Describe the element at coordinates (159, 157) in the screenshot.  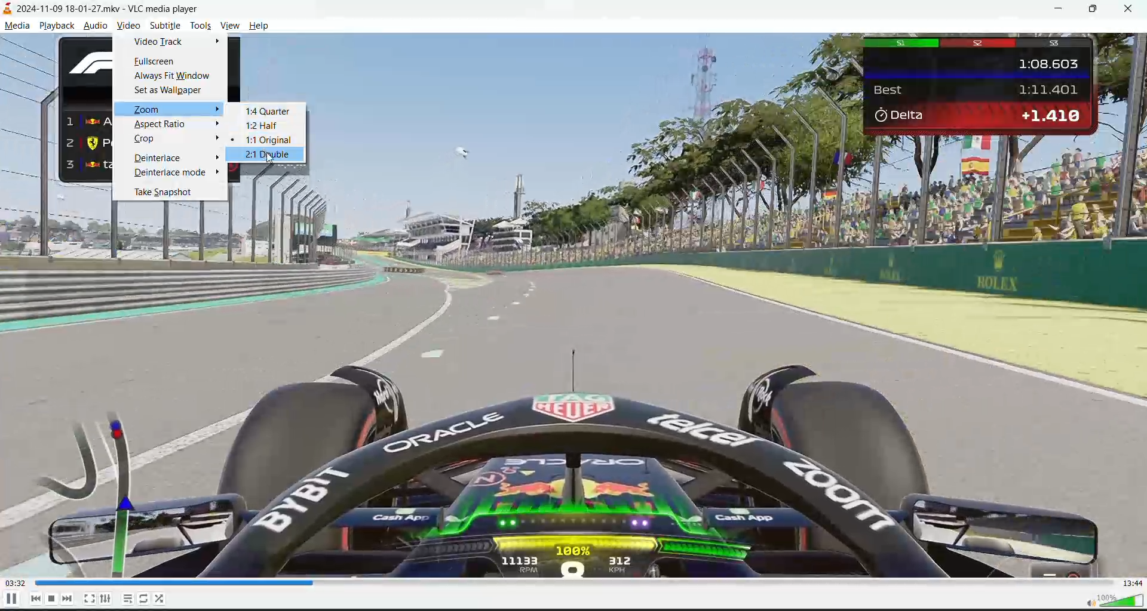
I see `deinterlace` at that location.